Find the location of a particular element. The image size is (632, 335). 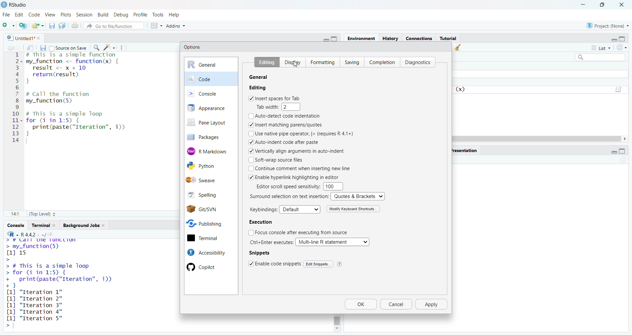

Saving is located at coordinates (352, 62).